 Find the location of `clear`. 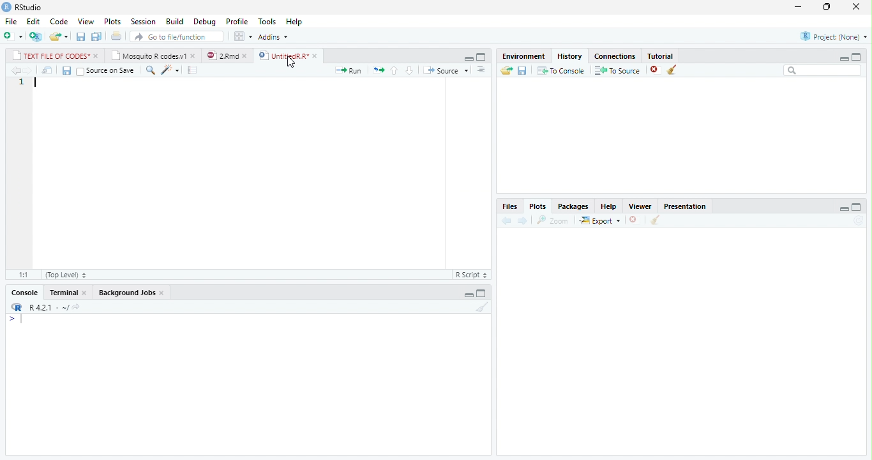

clear is located at coordinates (483, 307).